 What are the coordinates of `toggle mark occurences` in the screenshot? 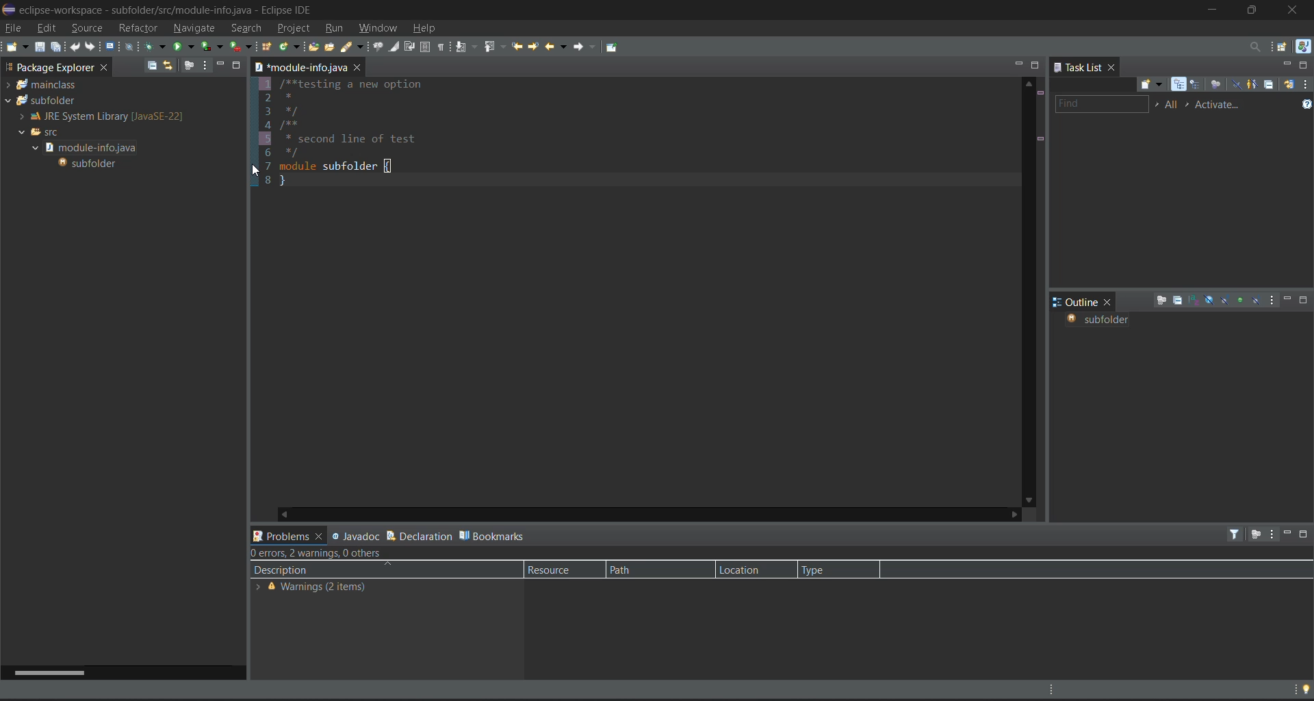 It's located at (396, 47).